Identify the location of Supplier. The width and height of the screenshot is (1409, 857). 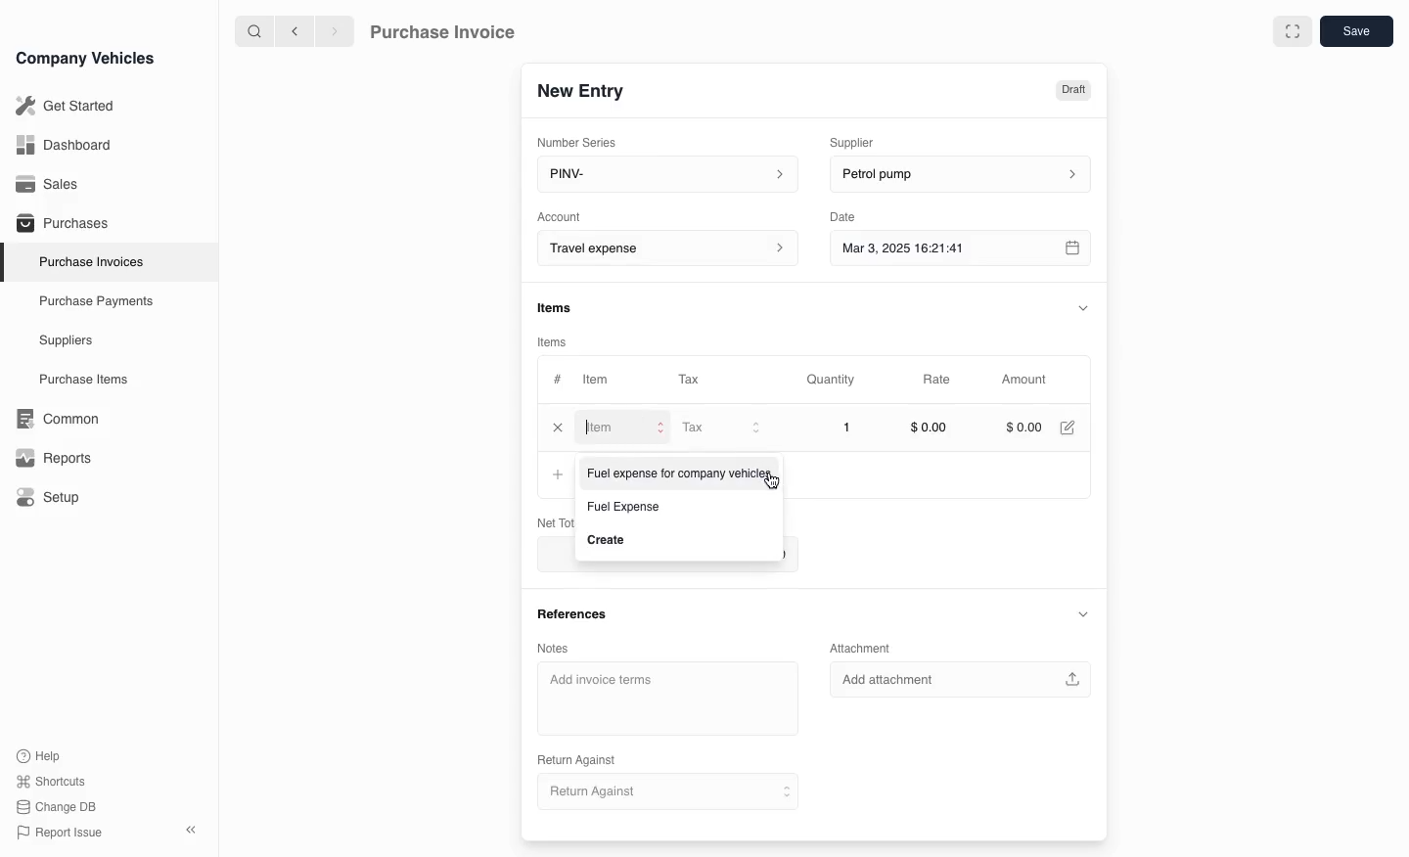
(865, 140).